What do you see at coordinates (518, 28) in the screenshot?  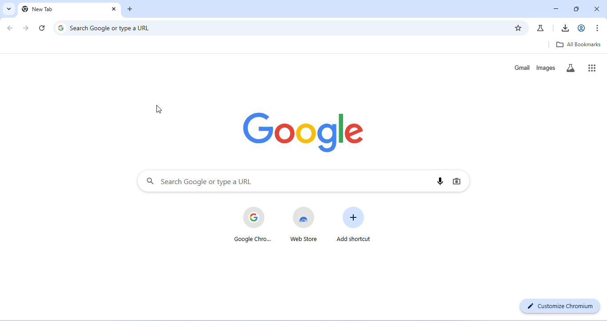 I see `add bookmark` at bounding box center [518, 28].